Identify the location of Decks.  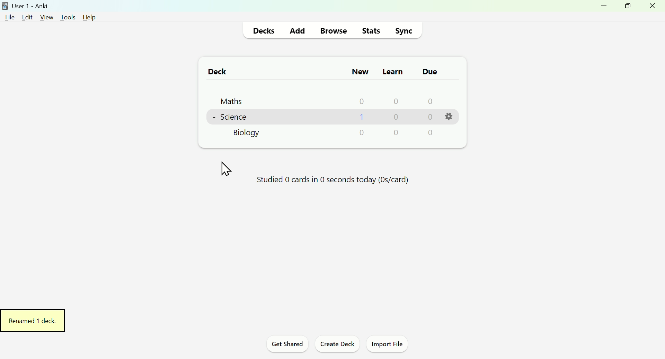
(265, 30).